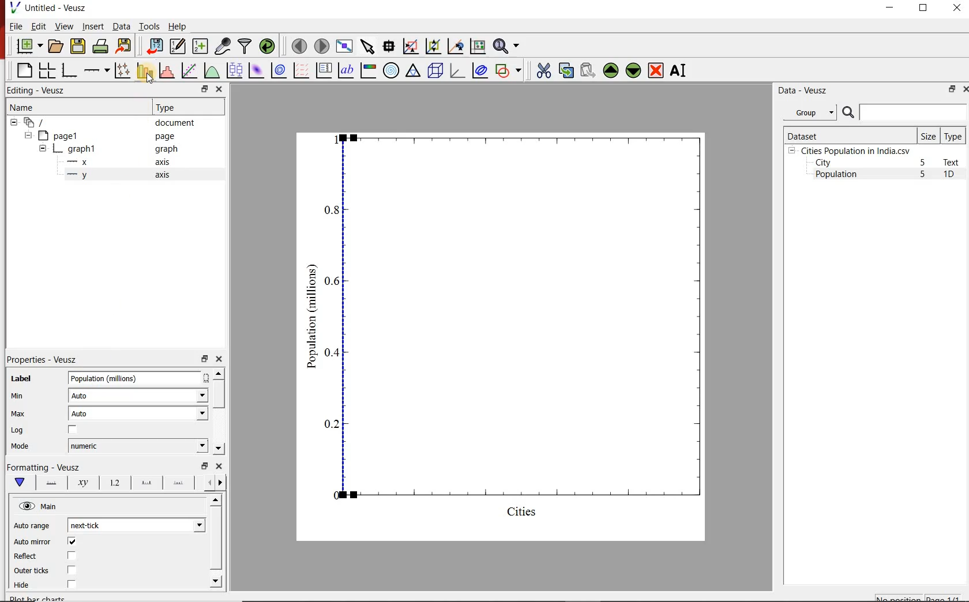 The image size is (969, 602). What do you see at coordinates (29, 556) in the screenshot?
I see `Reflect` at bounding box center [29, 556].